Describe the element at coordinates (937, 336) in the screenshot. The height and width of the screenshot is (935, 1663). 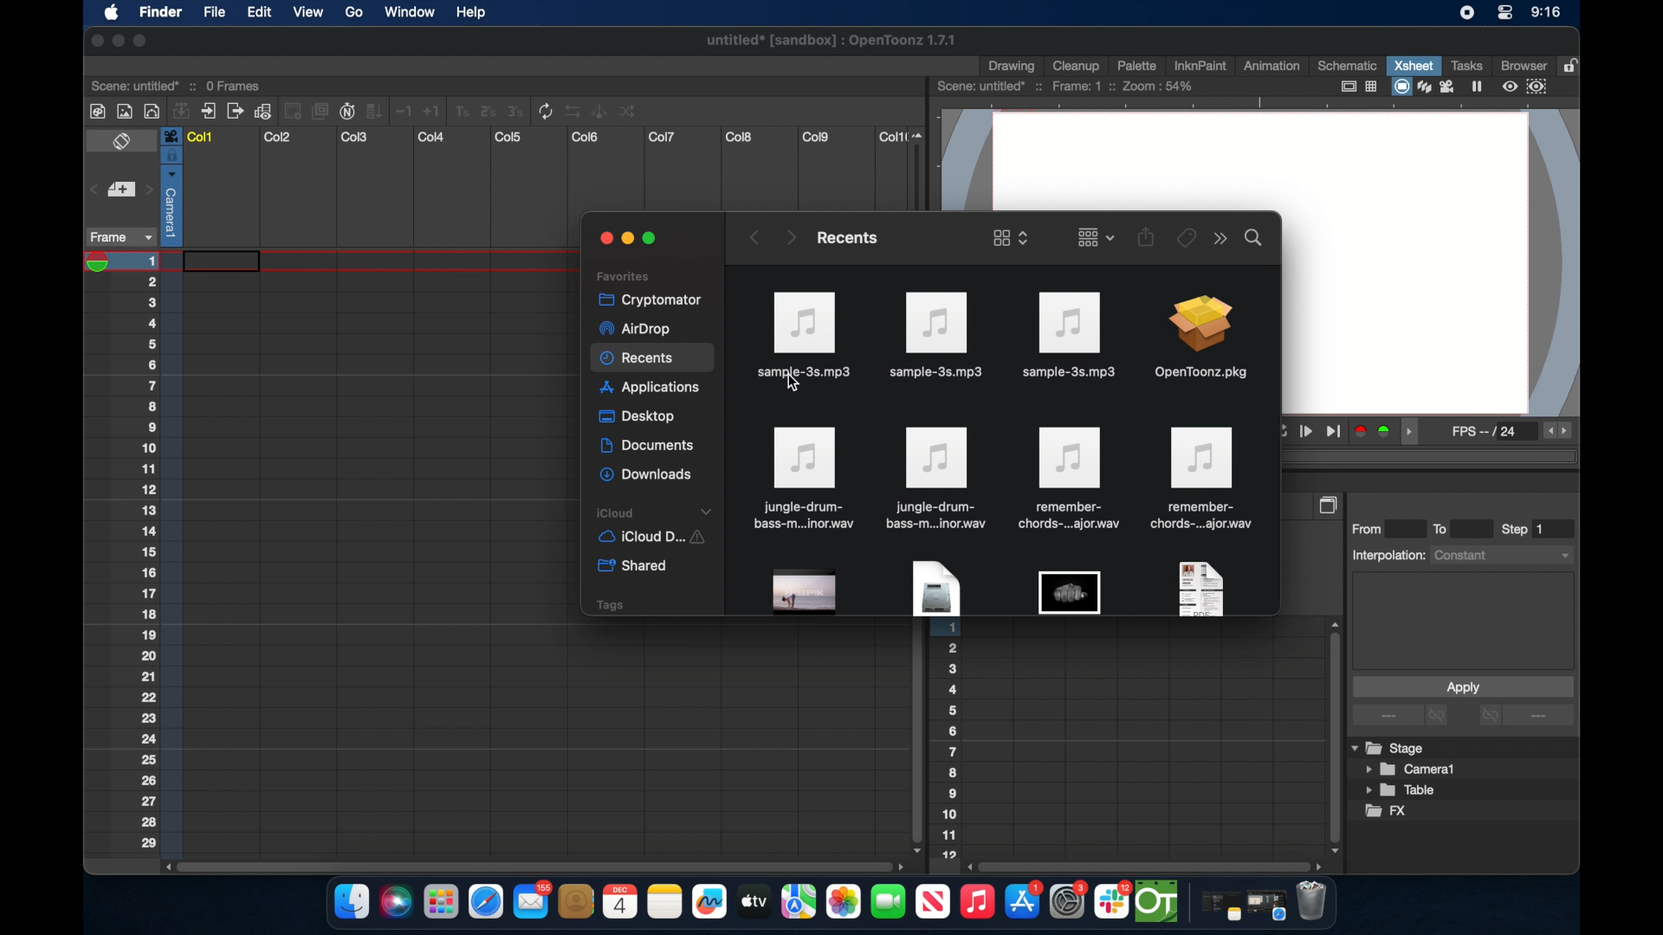
I see `mp3 icon` at that location.